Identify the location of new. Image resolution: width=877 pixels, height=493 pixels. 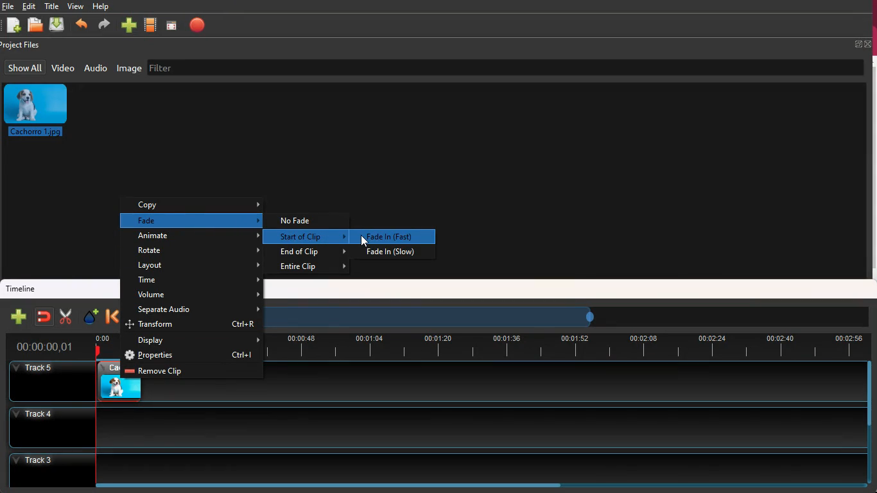
(19, 316).